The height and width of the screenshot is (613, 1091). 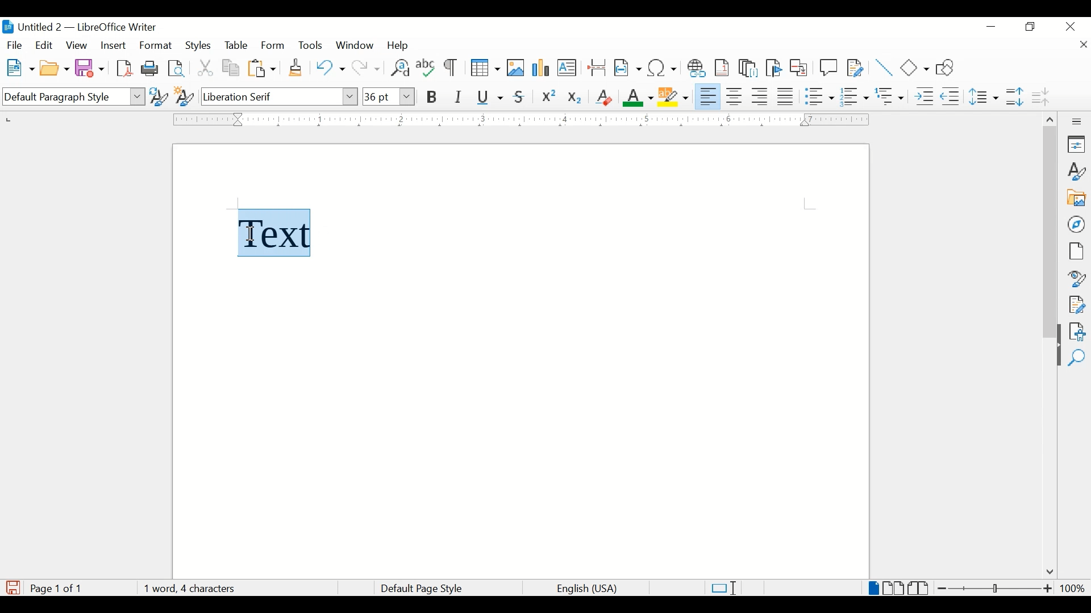 I want to click on styles, so click(x=1077, y=171).